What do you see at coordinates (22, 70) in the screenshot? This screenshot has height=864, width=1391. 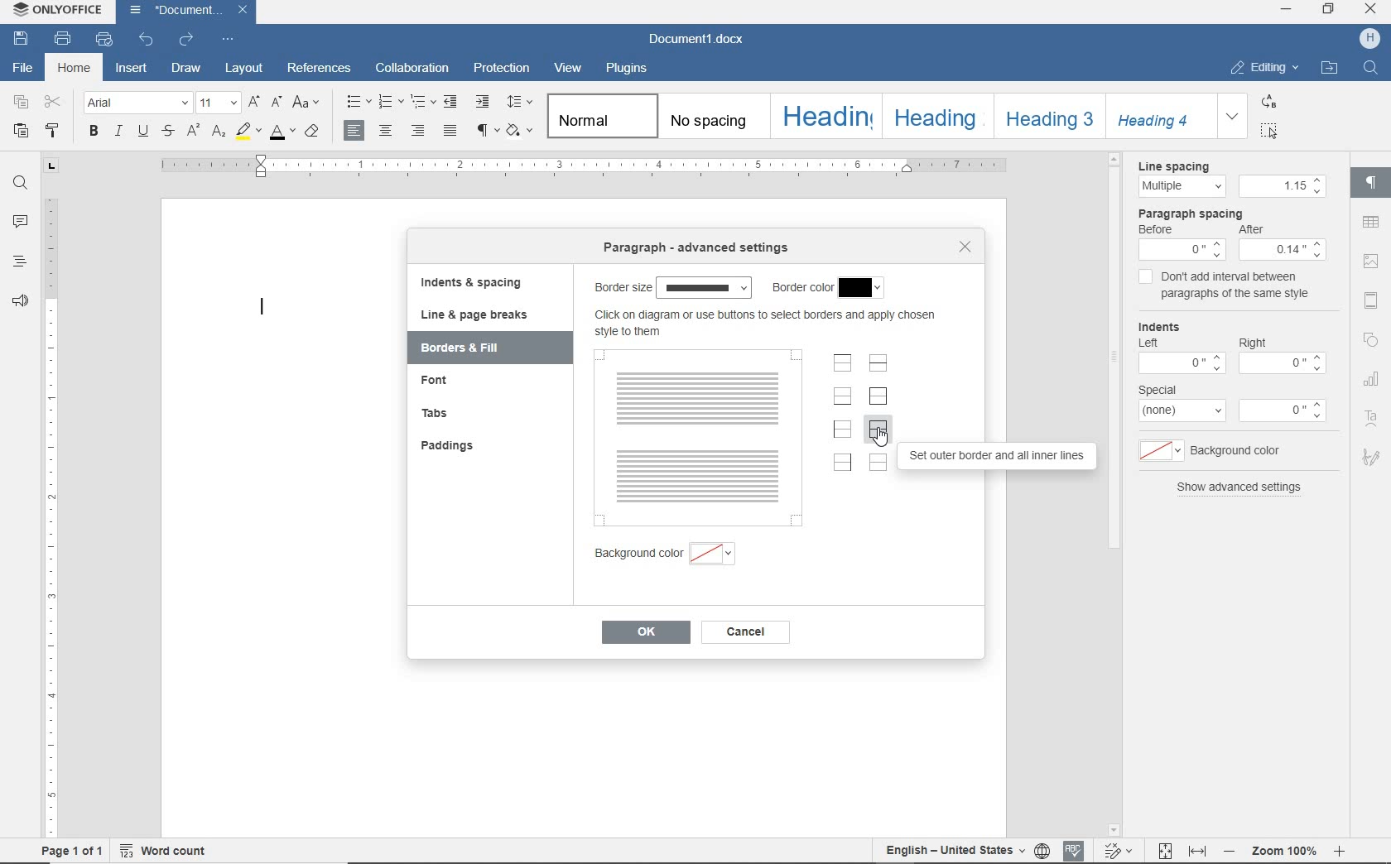 I see `file` at bounding box center [22, 70].